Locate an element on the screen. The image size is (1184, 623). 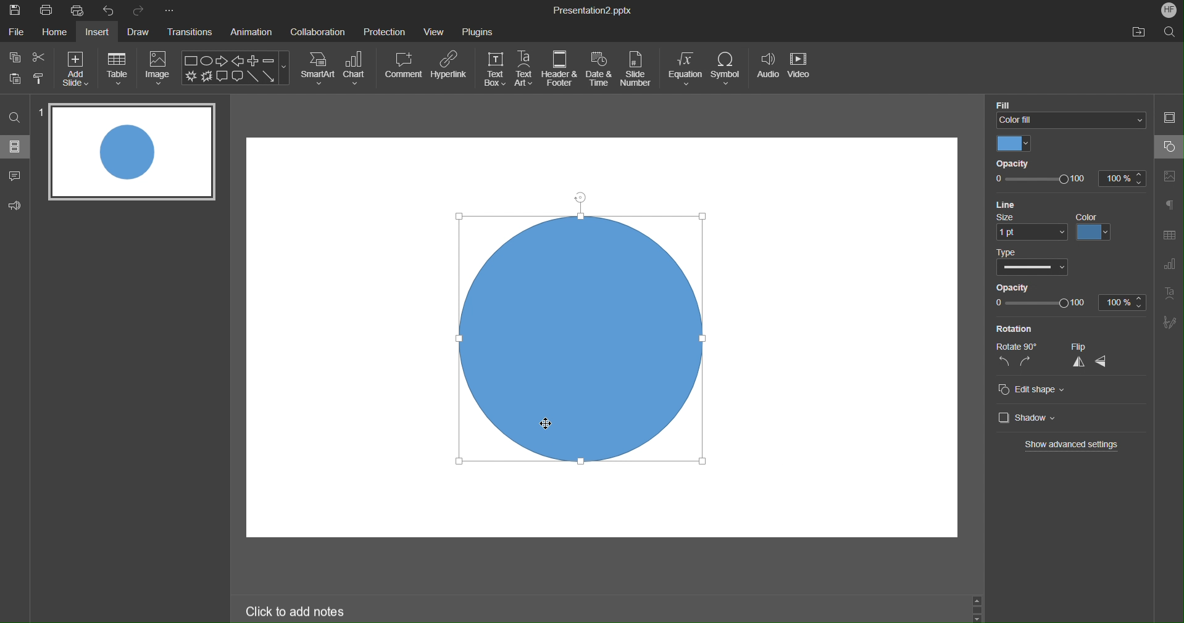
Comment is located at coordinates (15, 173).